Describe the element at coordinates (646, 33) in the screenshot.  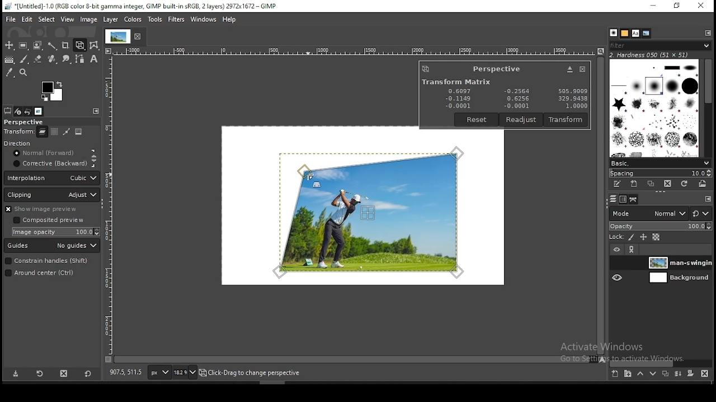
I see `document history` at that location.